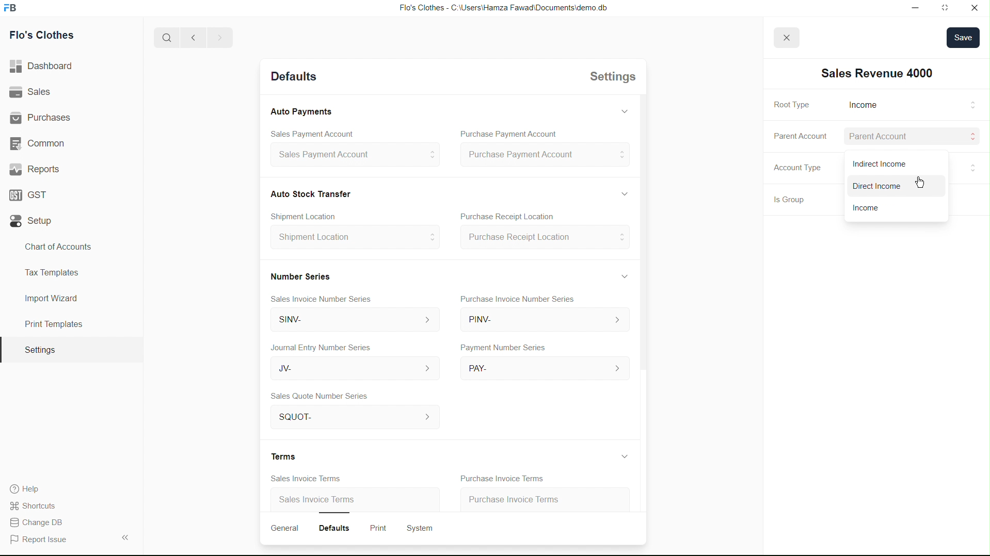 The image size is (990, 556). What do you see at coordinates (29, 489) in the screenshot?
I see `Help` at bounding box center [29, 489].